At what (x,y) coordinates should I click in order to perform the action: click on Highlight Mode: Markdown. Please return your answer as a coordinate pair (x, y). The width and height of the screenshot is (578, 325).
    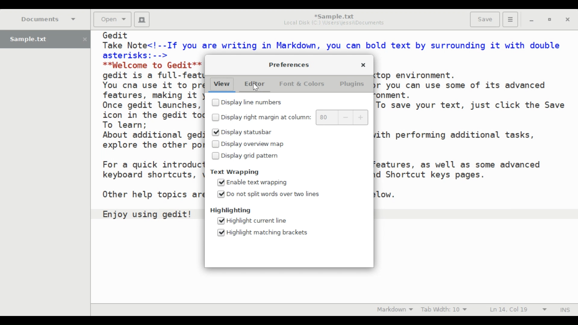
    Looking at the image, I should click on (395, 310).